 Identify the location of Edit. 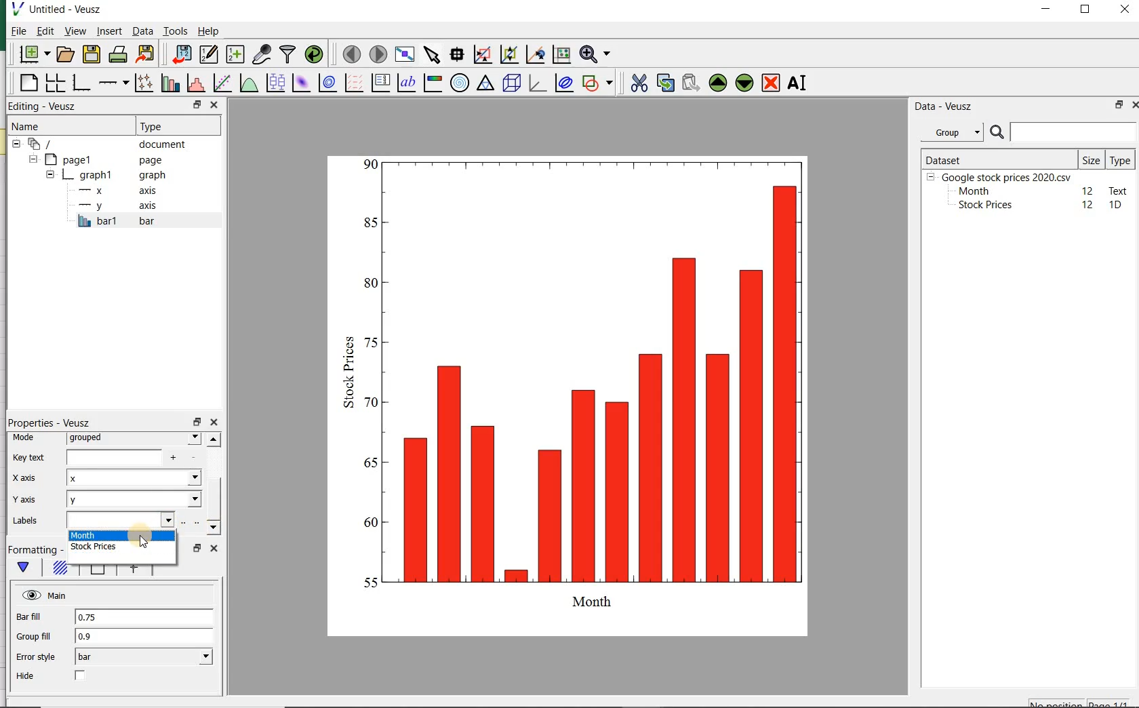
(44, 31).